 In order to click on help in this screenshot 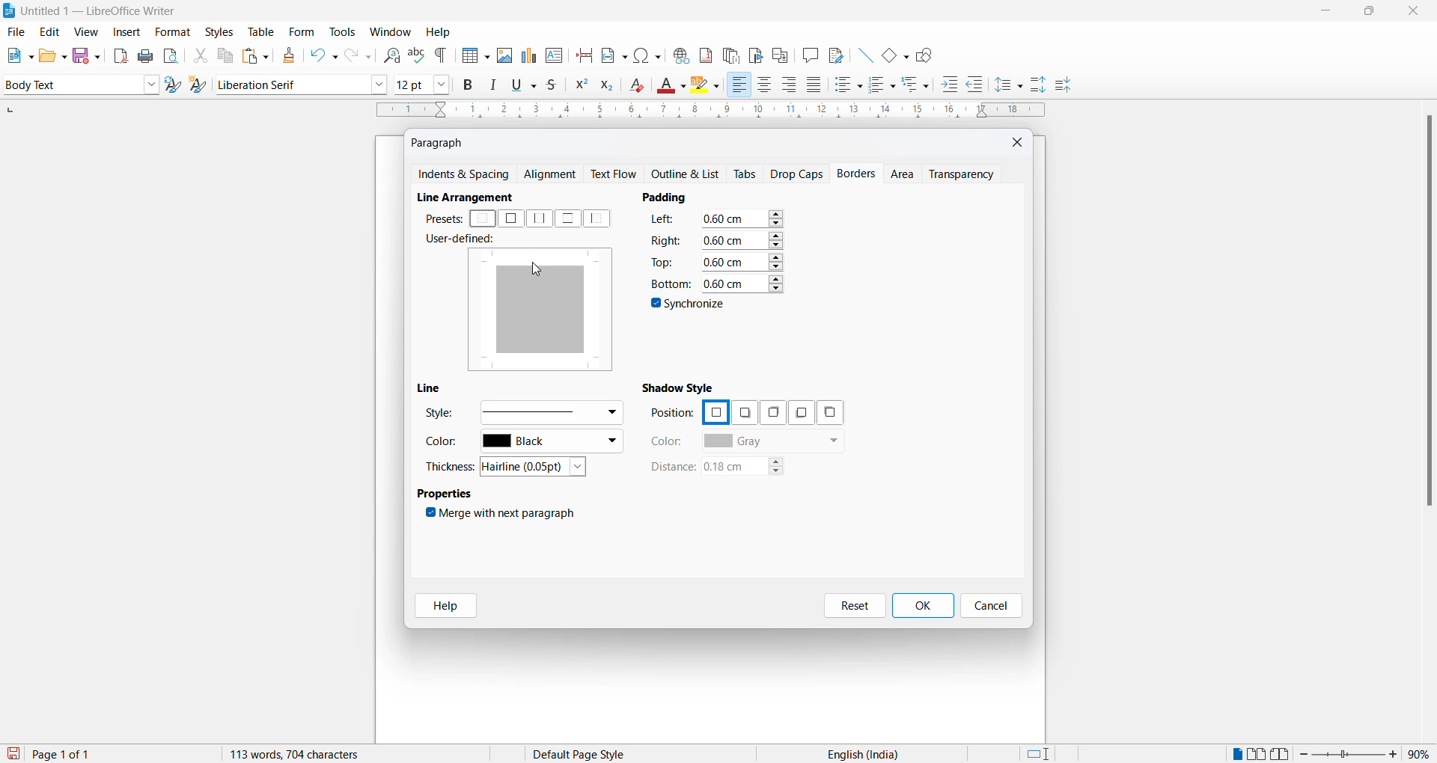, I will do `click(441, 606)`.